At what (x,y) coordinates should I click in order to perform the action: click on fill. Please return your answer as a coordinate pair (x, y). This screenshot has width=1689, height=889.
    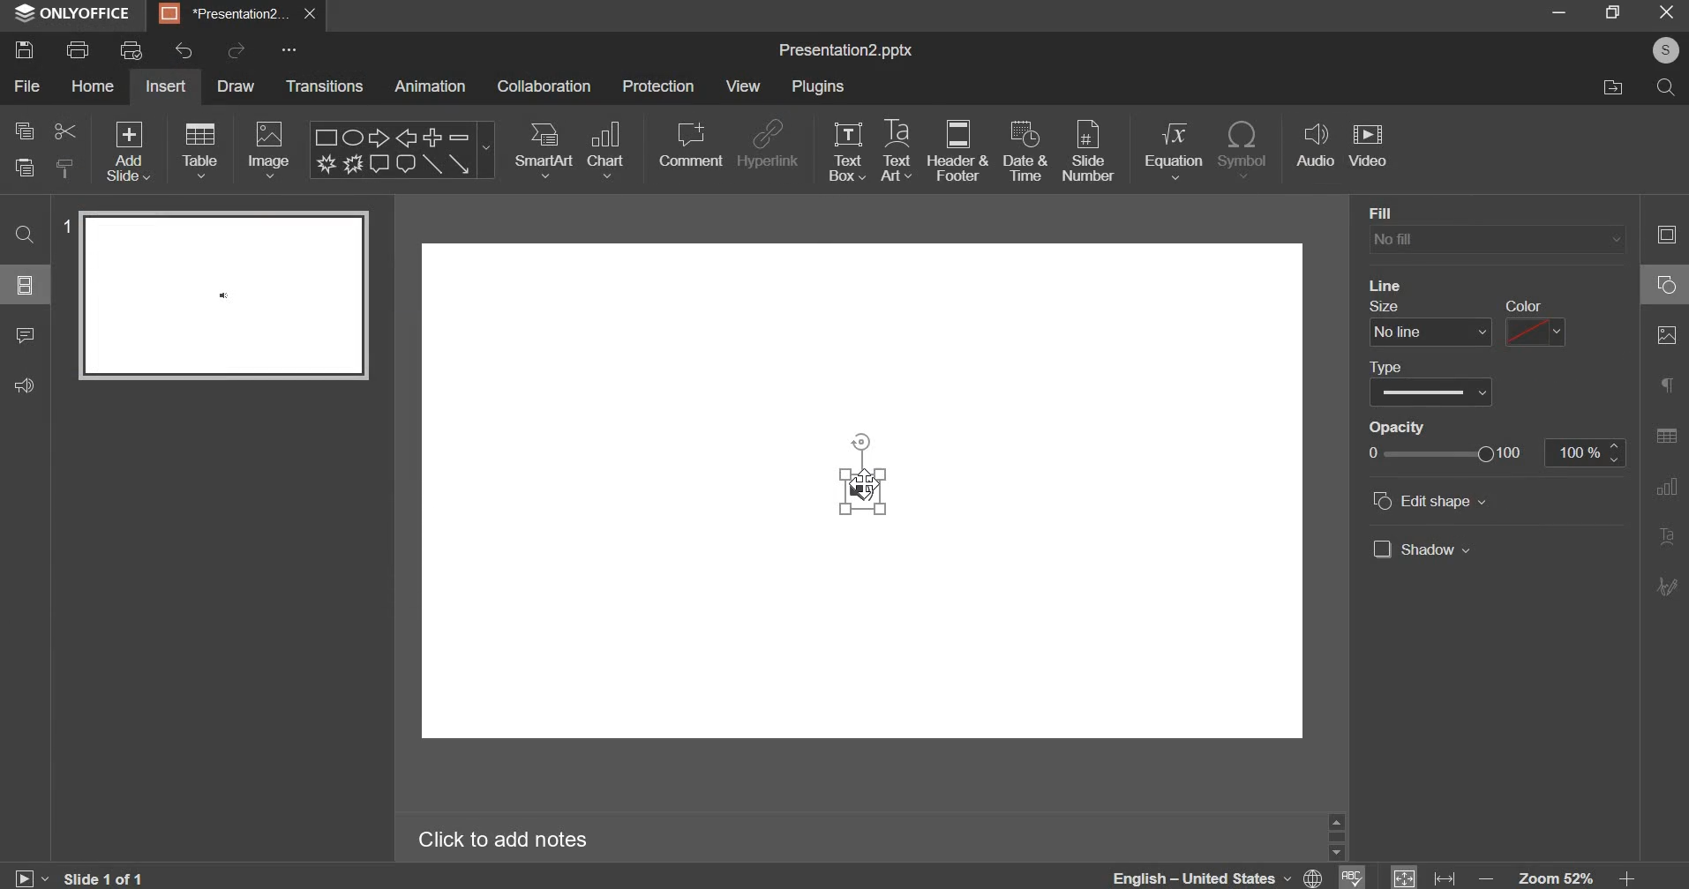
    Looking at the image, I should click on (1412, 213).